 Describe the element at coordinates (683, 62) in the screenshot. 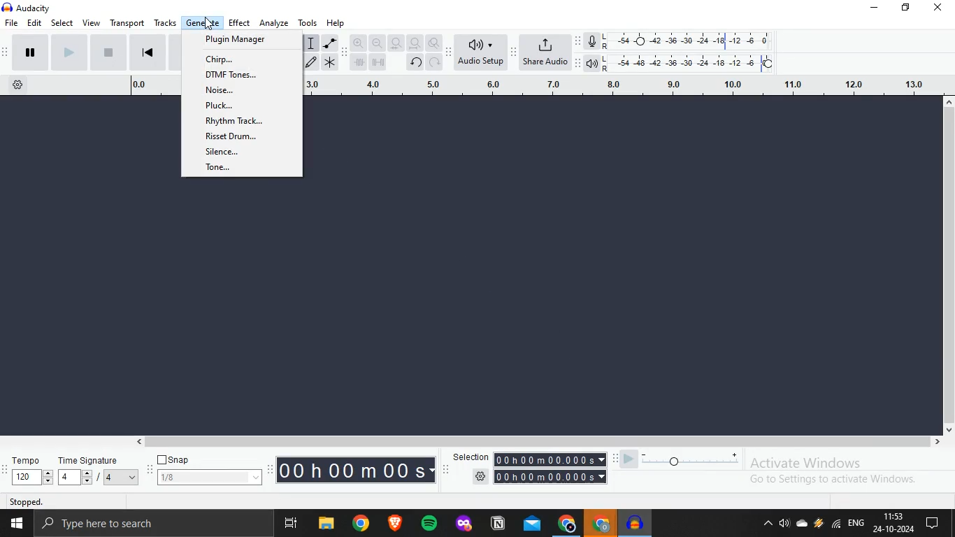

I see `LR Audio` at that location.